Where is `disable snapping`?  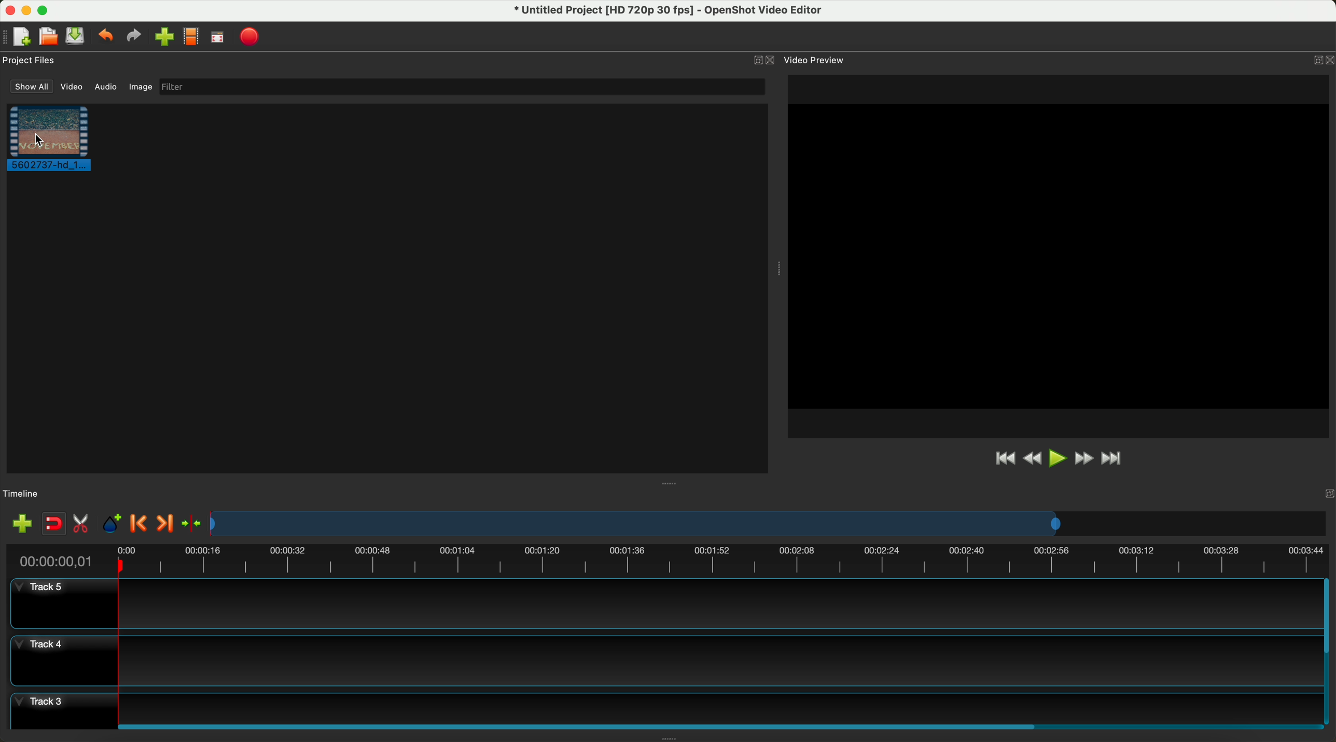 disable snapping is located at coordinates (55, 524).